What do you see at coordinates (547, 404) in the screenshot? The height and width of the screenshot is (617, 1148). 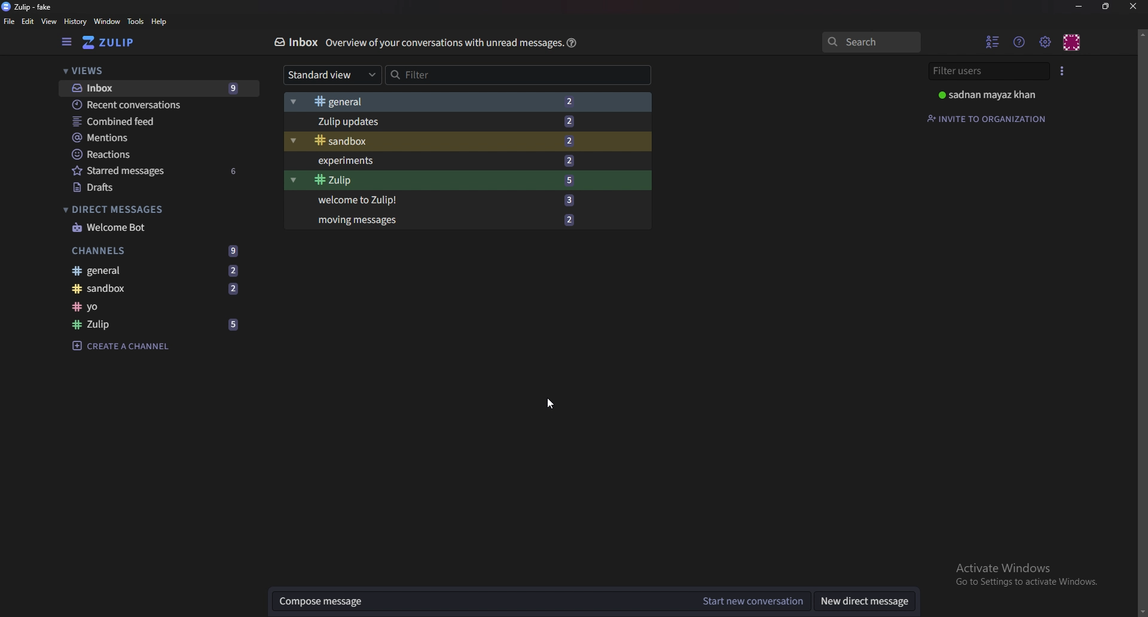 I see `cursor` at bounding box center [547, 404].